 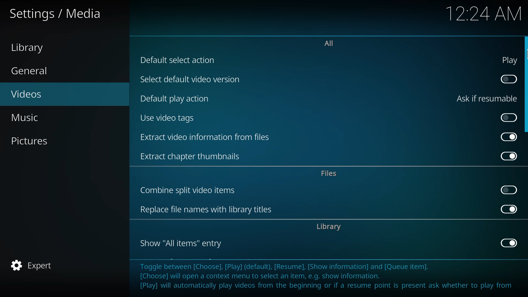 I want to click on enabled, so click(x=508, y=209).